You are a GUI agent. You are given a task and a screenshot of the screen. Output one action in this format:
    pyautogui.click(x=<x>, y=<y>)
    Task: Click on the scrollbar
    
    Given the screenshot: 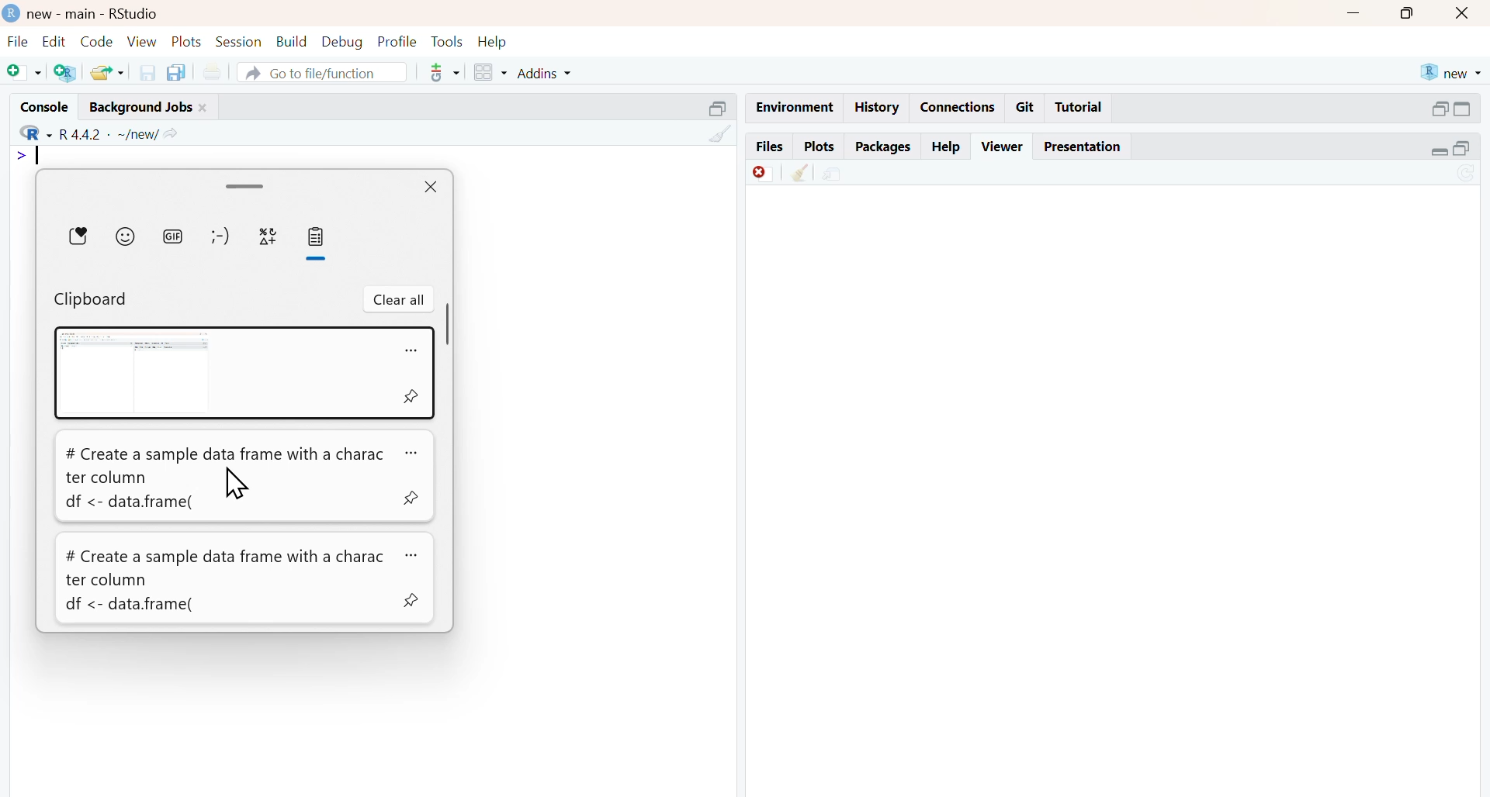 What is the action you would take?
    pyautogui.click(x=449, y=323)
    